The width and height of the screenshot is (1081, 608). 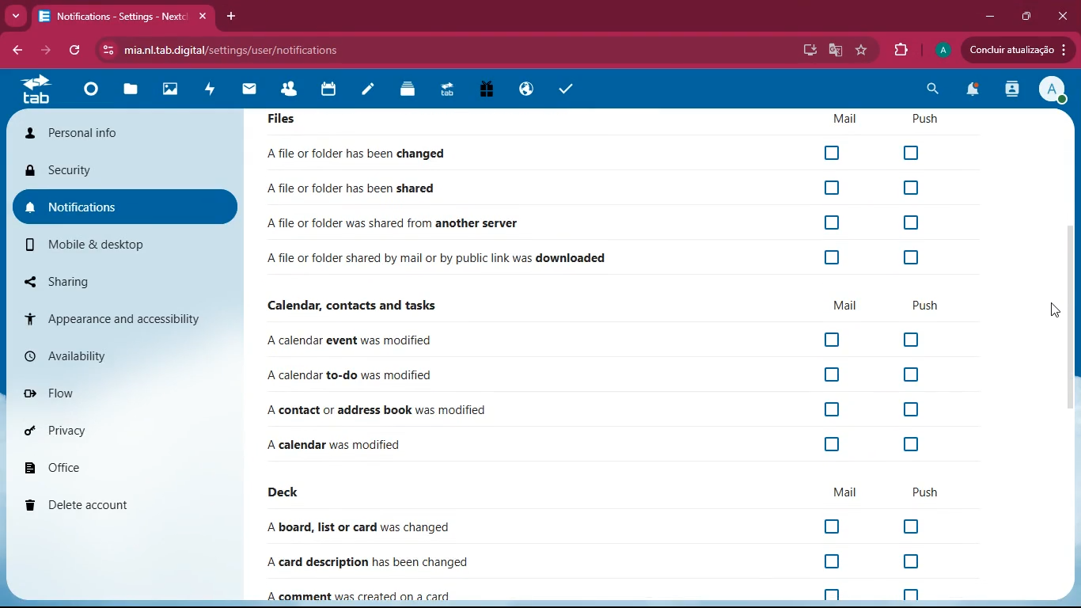 What do you see at coordinates (914, 444) in the screenshot?
I see `off` at bounding box center [914, 444].